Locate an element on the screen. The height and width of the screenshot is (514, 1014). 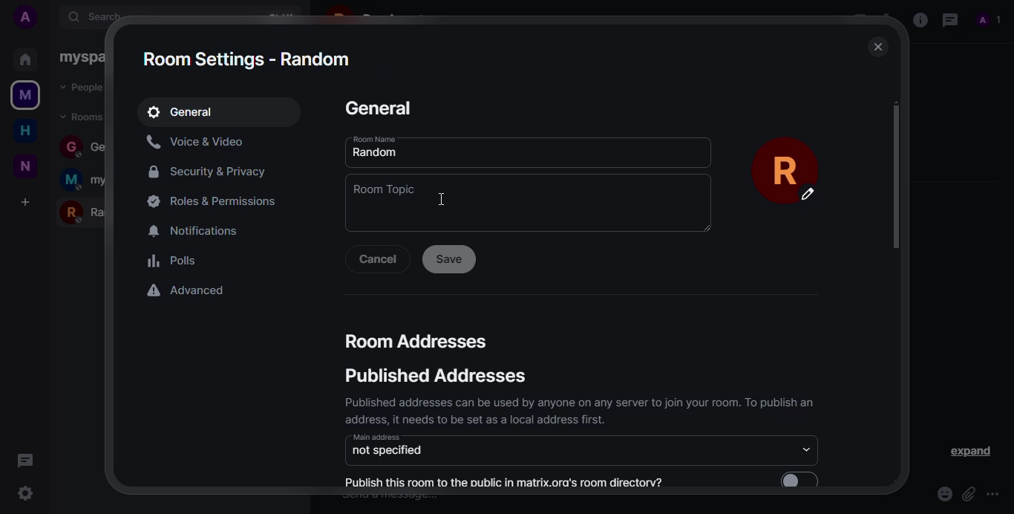
settings is located at coordinates (25, 492).